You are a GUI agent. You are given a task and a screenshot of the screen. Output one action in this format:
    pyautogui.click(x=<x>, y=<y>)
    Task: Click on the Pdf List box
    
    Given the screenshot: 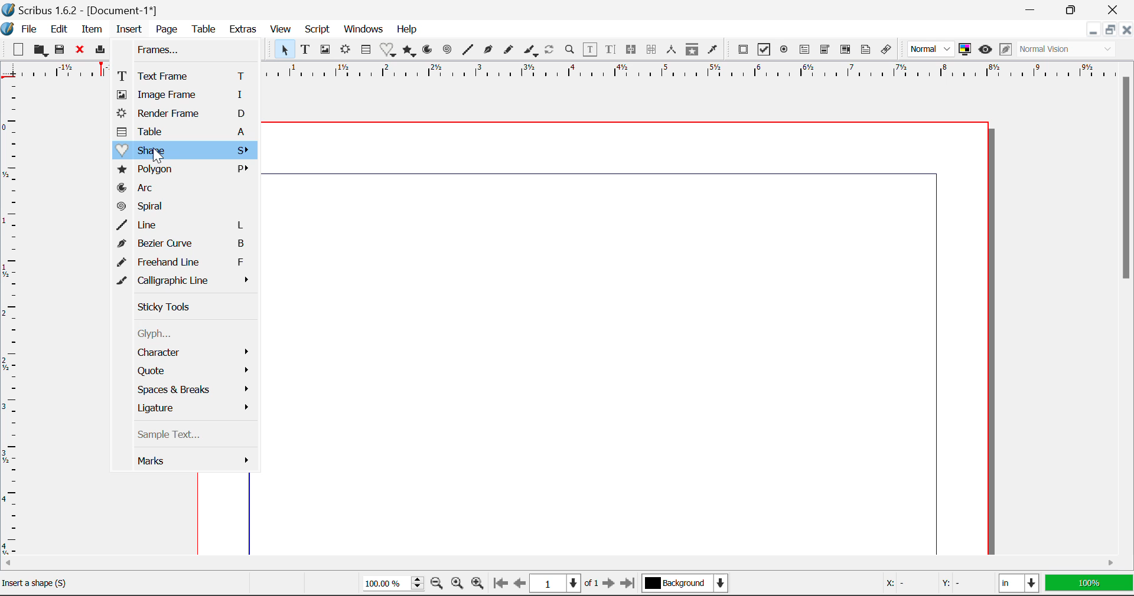 What is the action you would take?
    pyautogui.click(x=846, y=51)
    